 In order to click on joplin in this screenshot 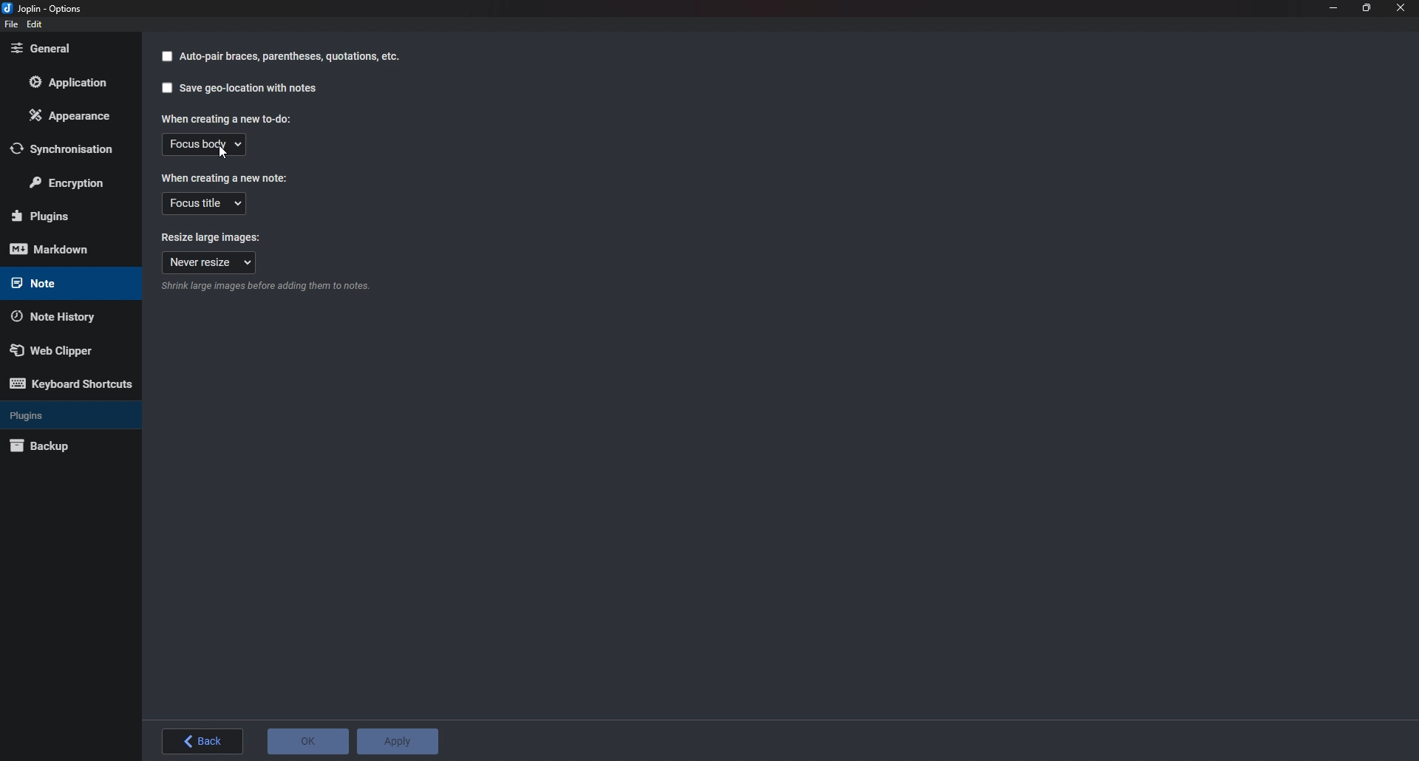, I will do `click(47, 7)`.